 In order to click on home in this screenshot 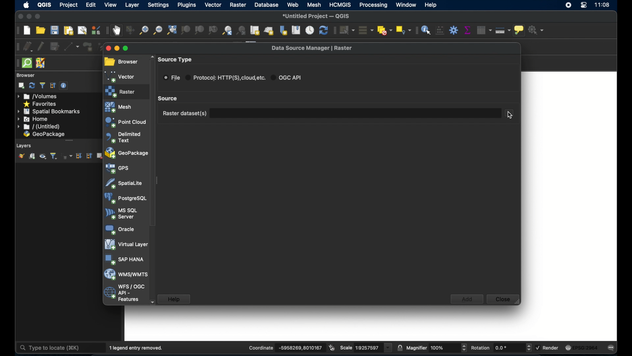, I will do `click(33, 119)`.